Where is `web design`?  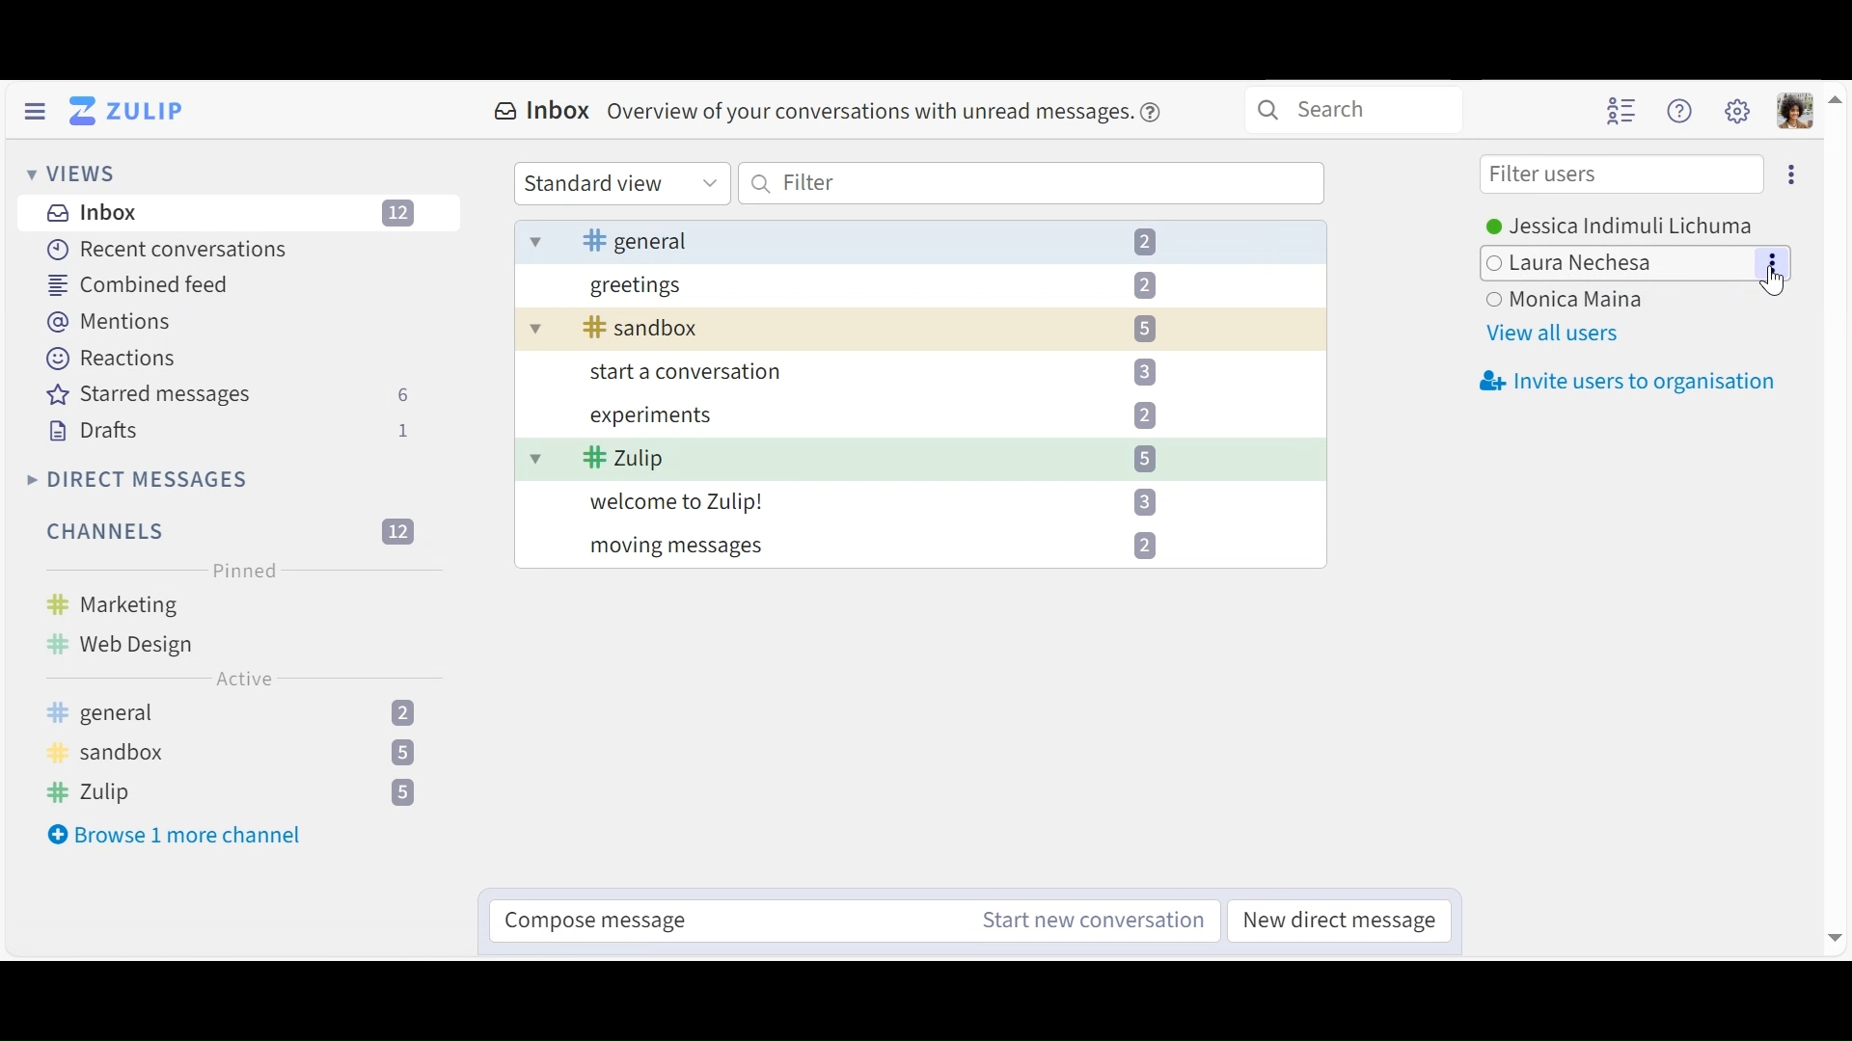 web design is located at coordinates (137, 643).